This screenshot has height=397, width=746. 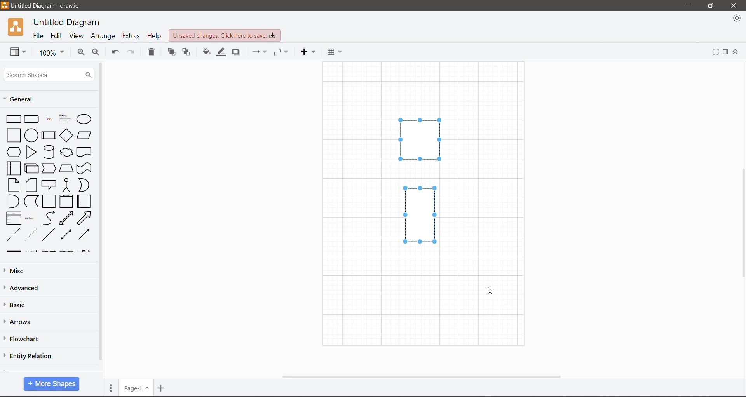 What do you see at coordinates (101, 215) in the screenshot?
I see `Vertical Scroll Bar` at bounding box center [101, 215].